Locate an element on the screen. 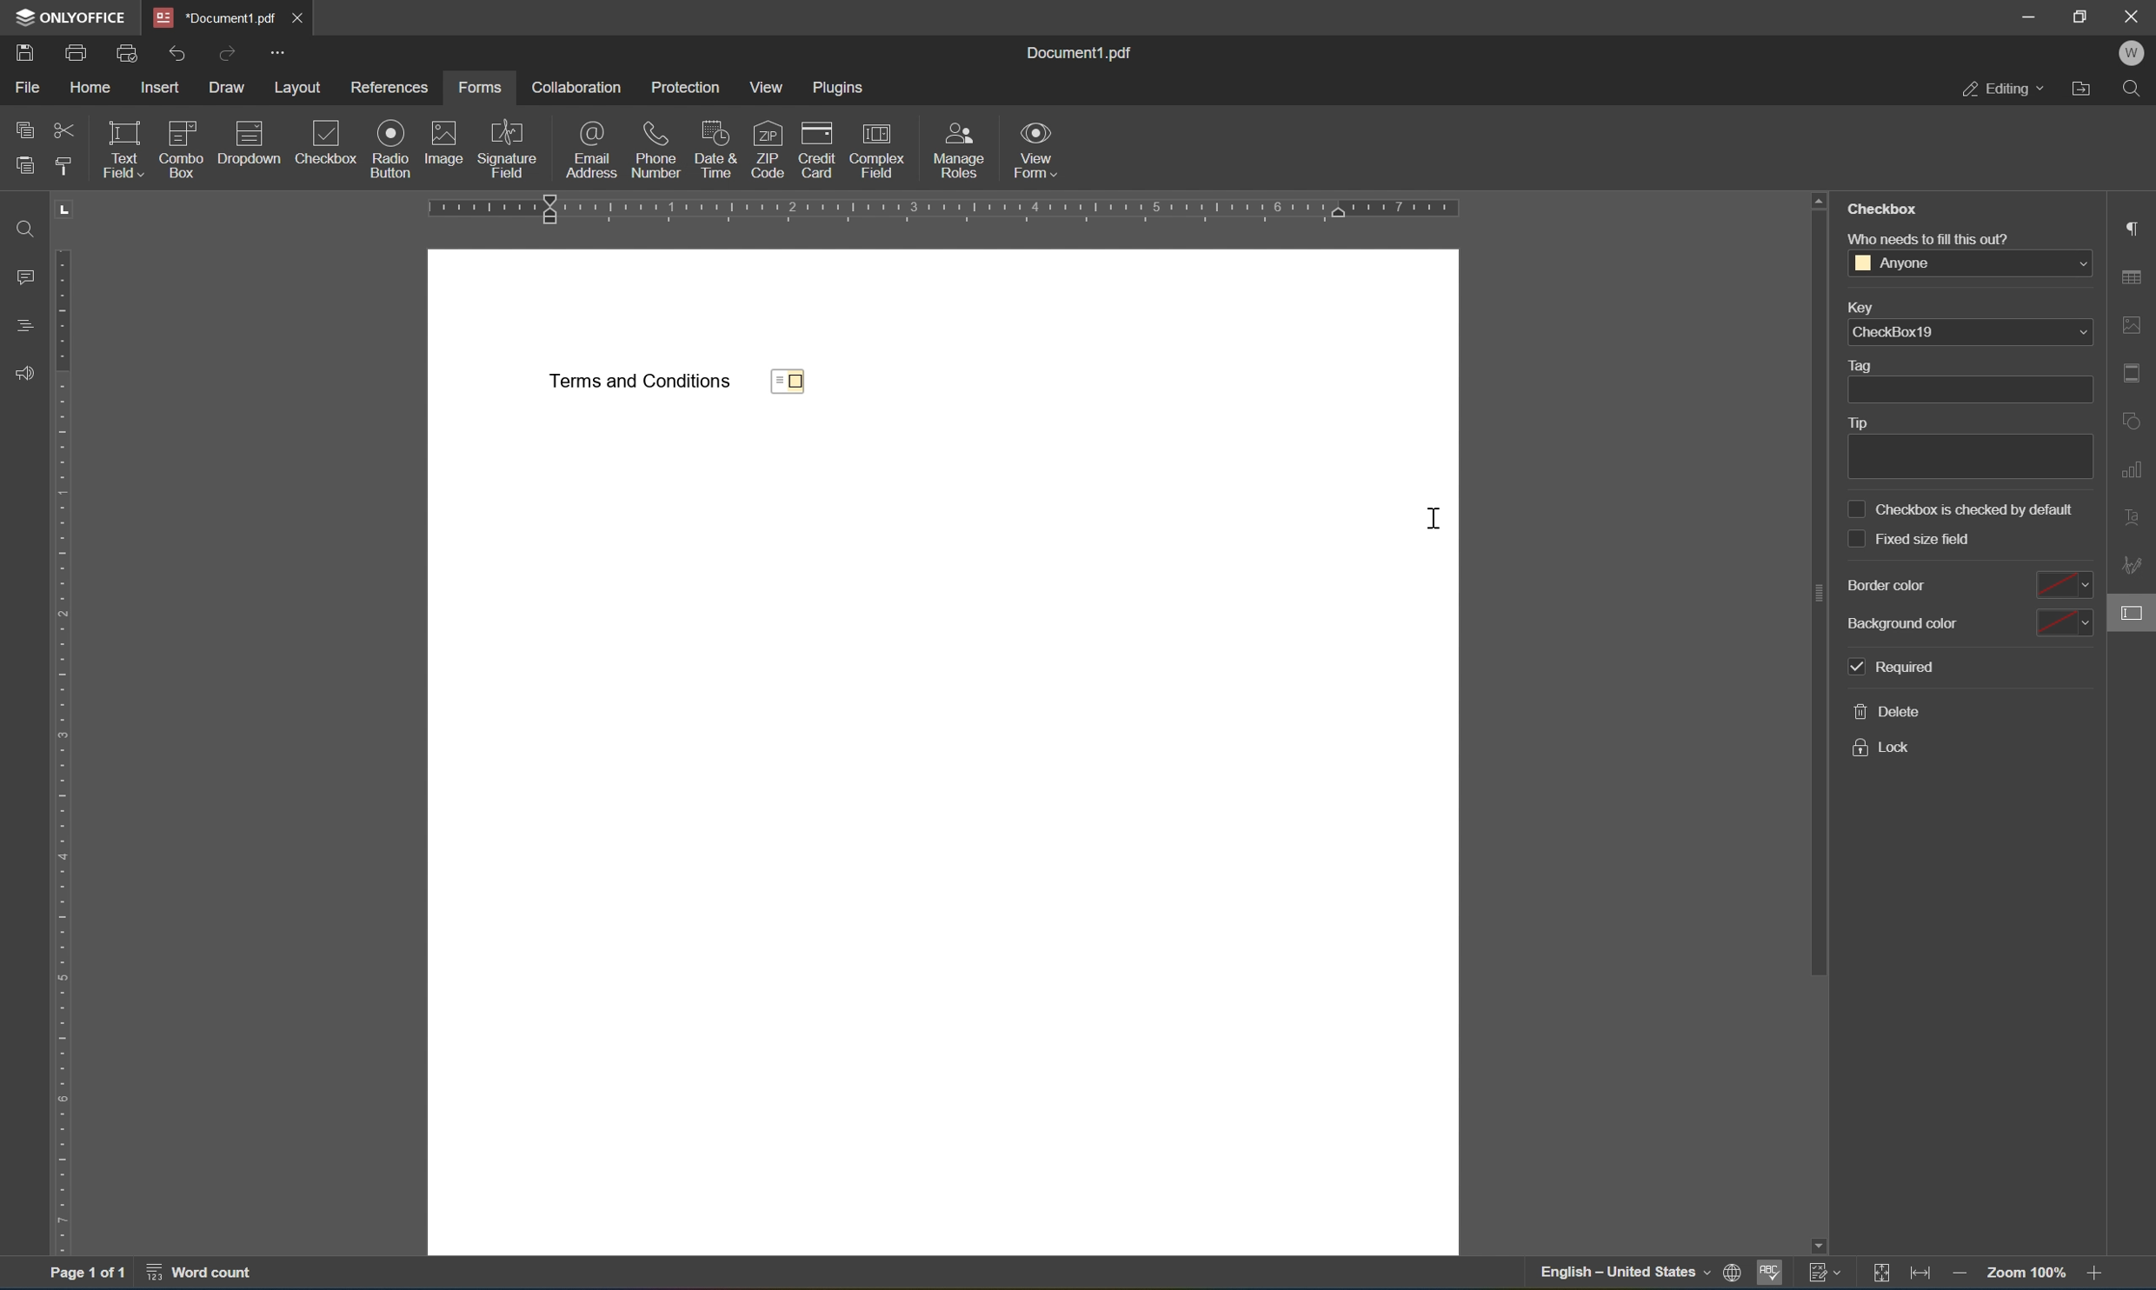  copy style is located at coordinates (65, 169).